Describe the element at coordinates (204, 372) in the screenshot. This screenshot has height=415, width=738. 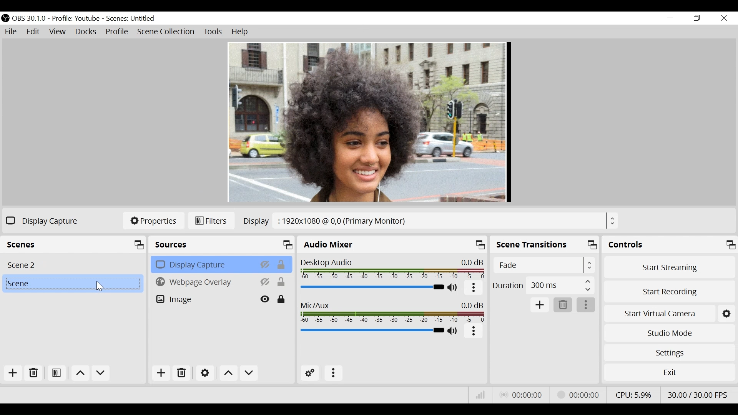
I see `Settings` at that location.